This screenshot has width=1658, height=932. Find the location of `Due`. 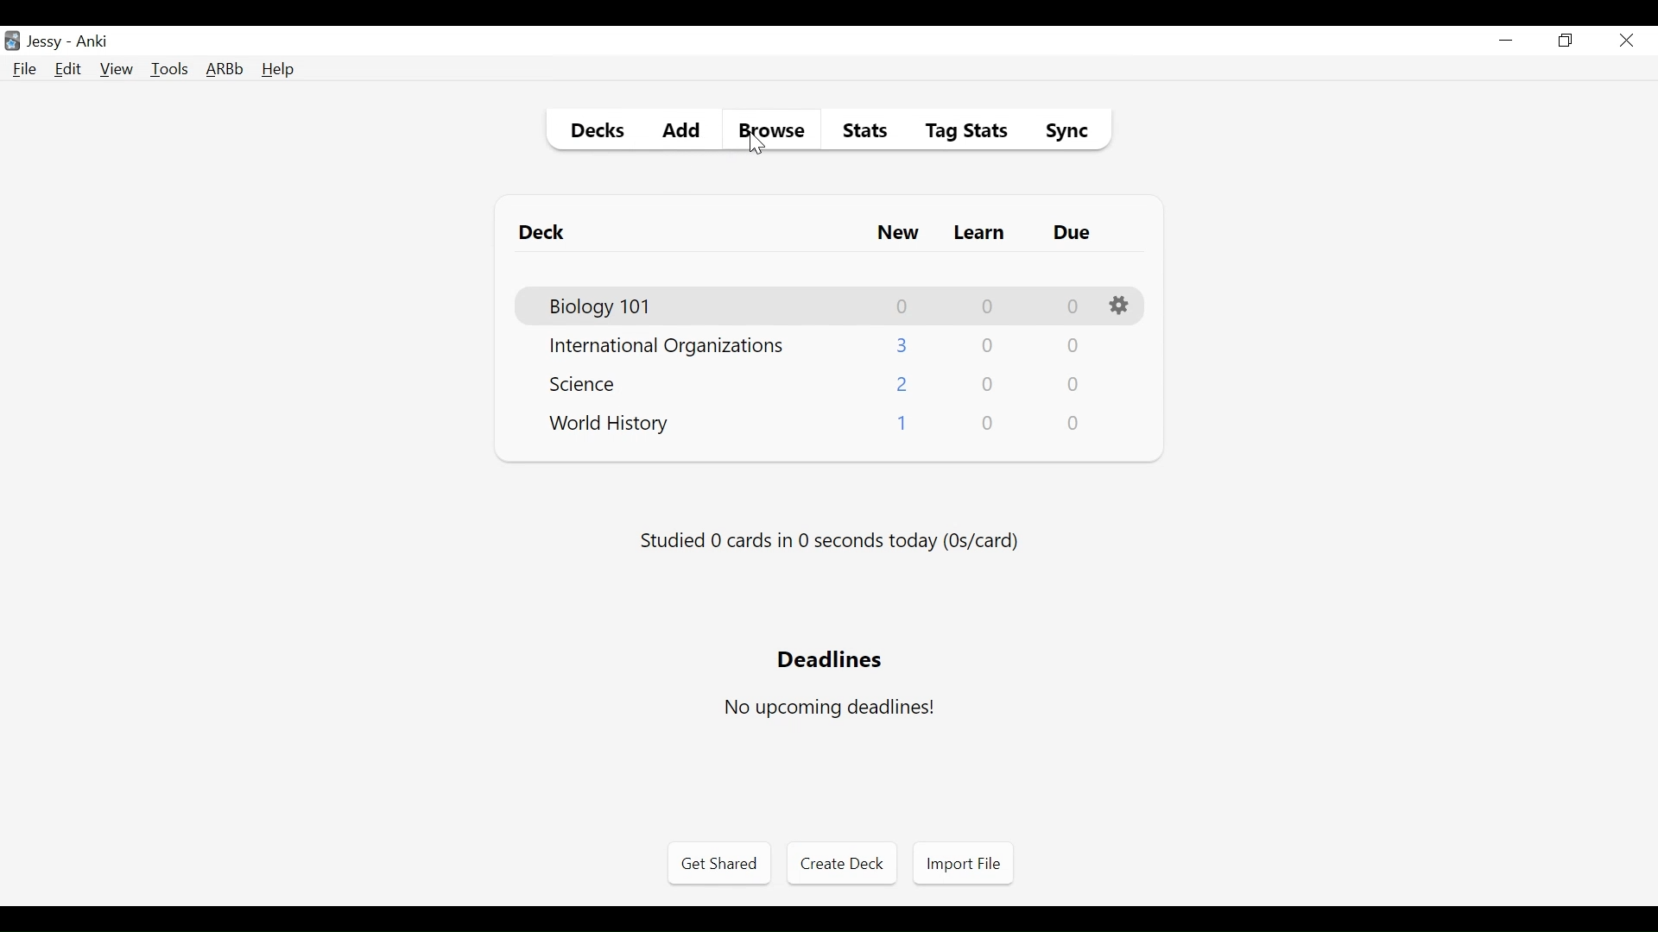

Due is located at coordinates (1073, 233).